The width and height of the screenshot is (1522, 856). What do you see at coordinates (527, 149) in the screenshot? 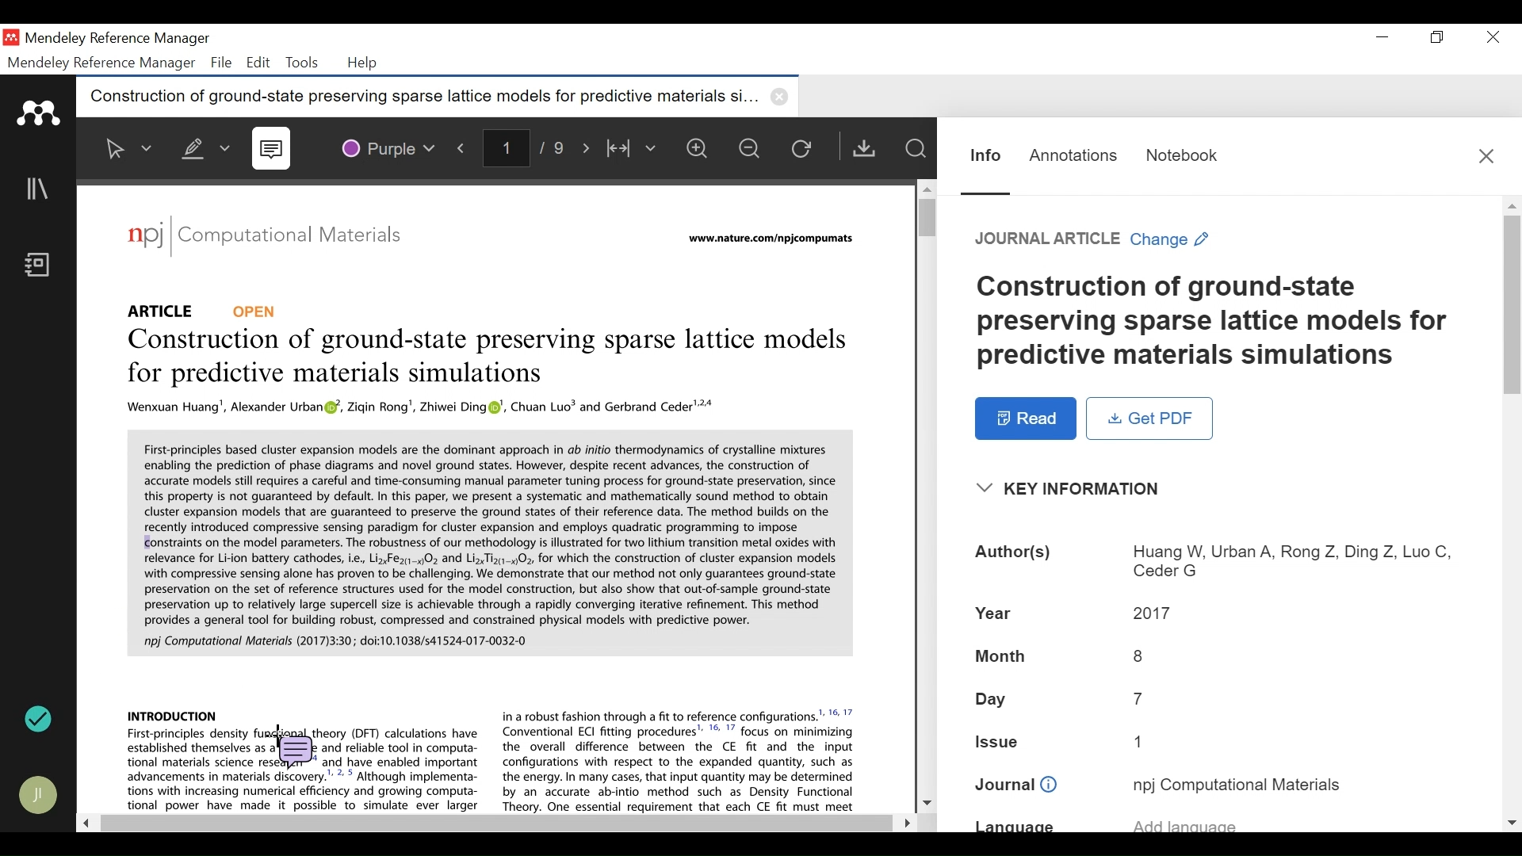
I see `Page Number/Total Number of Pae` at bounding box center [527, 149].